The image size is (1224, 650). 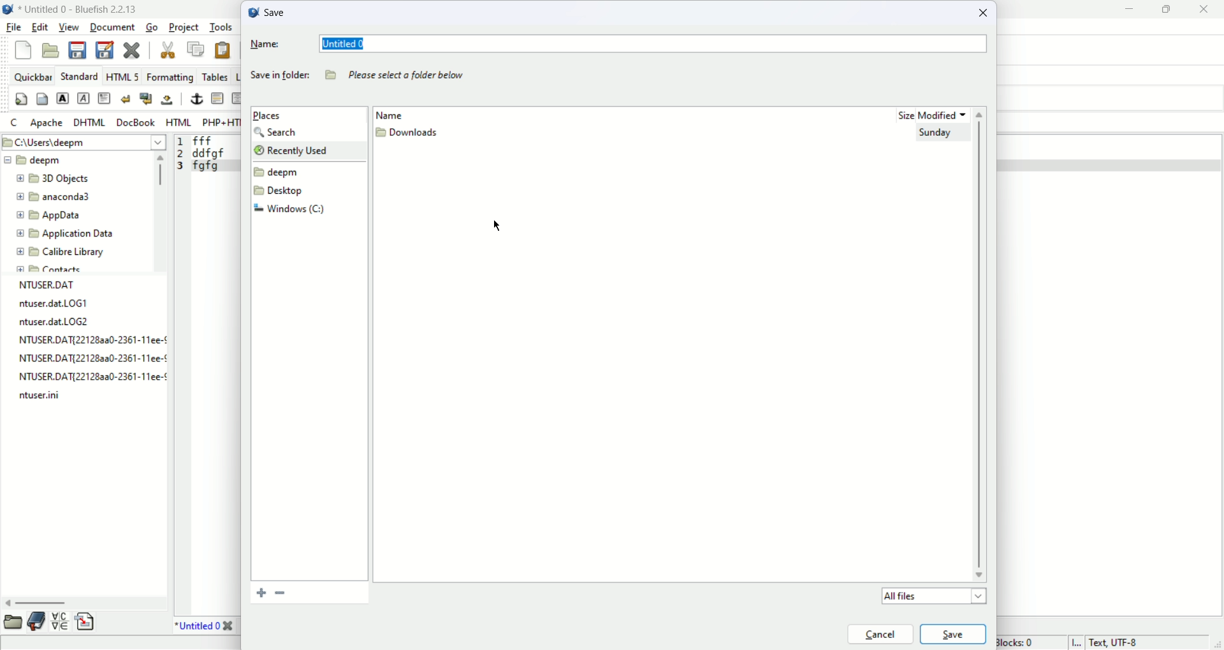 I want to click on horizontal rule, so click(x=216, y=99).